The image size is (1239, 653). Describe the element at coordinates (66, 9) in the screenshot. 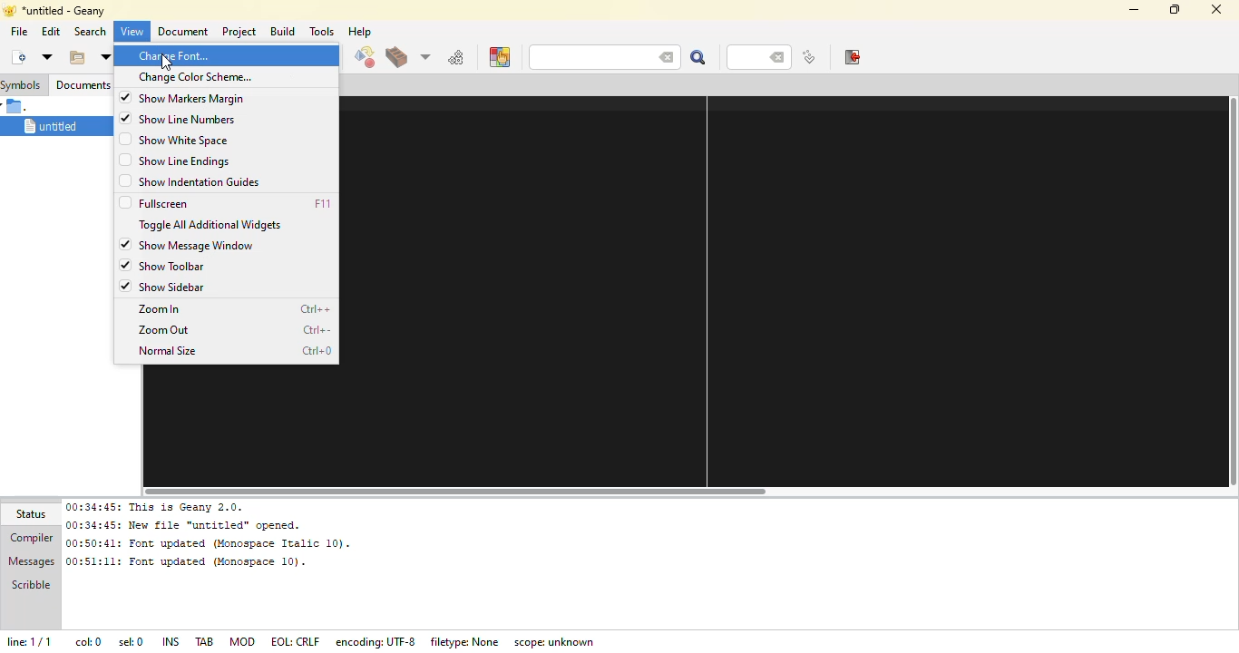

I see `*untitled - geany` at that location.